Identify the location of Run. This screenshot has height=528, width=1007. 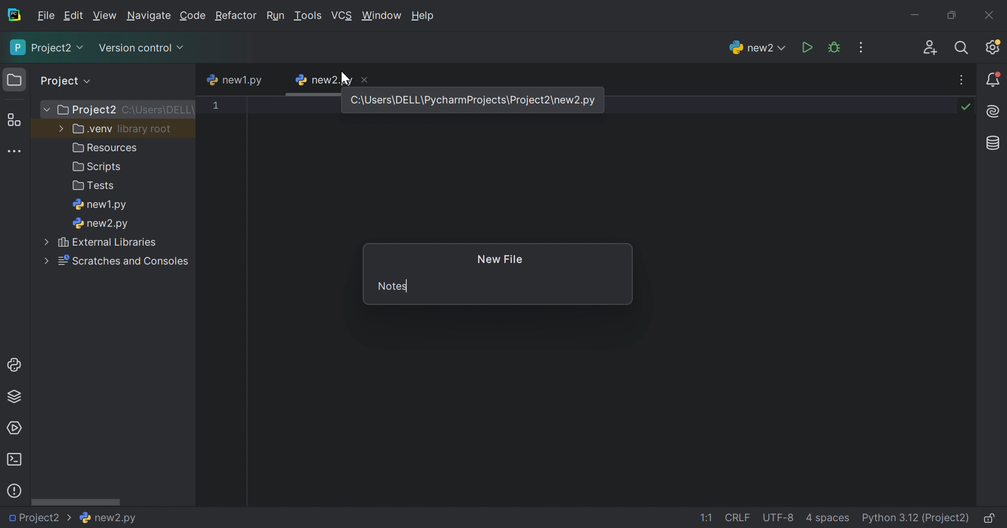
(807, 47).